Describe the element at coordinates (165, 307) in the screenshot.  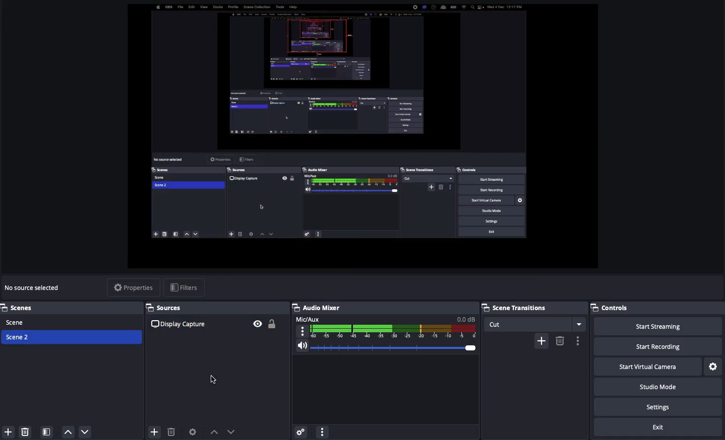
I see `Sources` at that location.